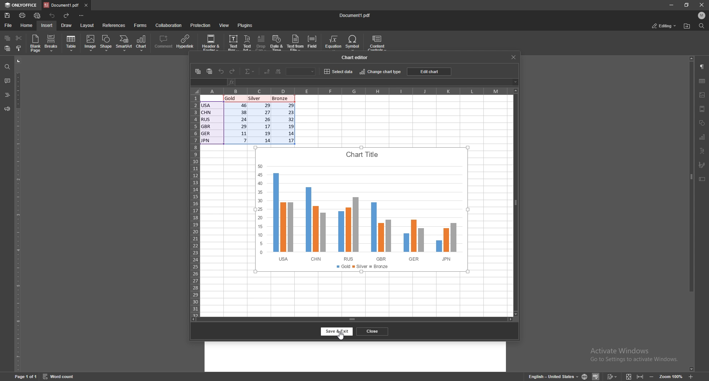 Image resolution: width=709 pixels, height=381 pixels. What do you see at coordinates (247, 44) in the screenshot?
I see `text art` at bounding box center [247, 44].